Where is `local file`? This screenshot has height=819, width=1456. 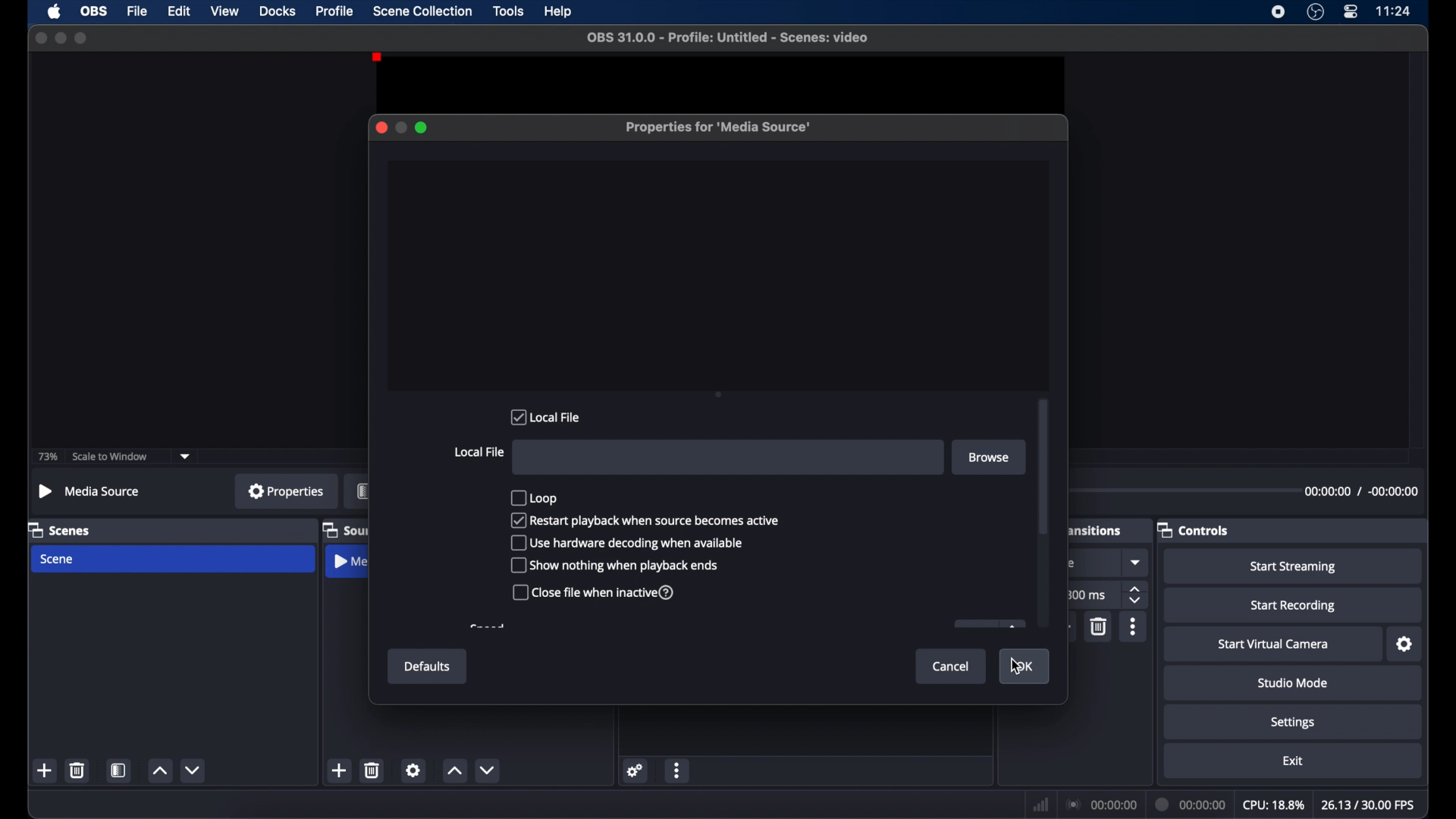 local file is located at coordinates (545, 416).